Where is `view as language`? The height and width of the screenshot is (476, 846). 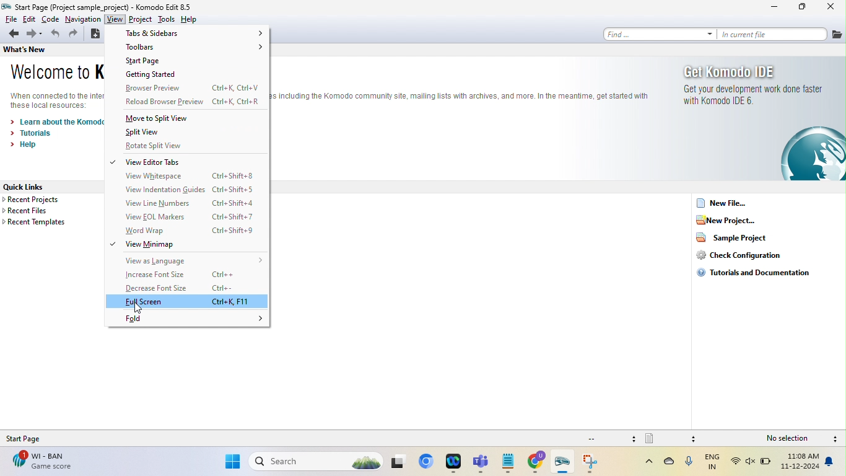
view as language is located at coordinates (194, 260).